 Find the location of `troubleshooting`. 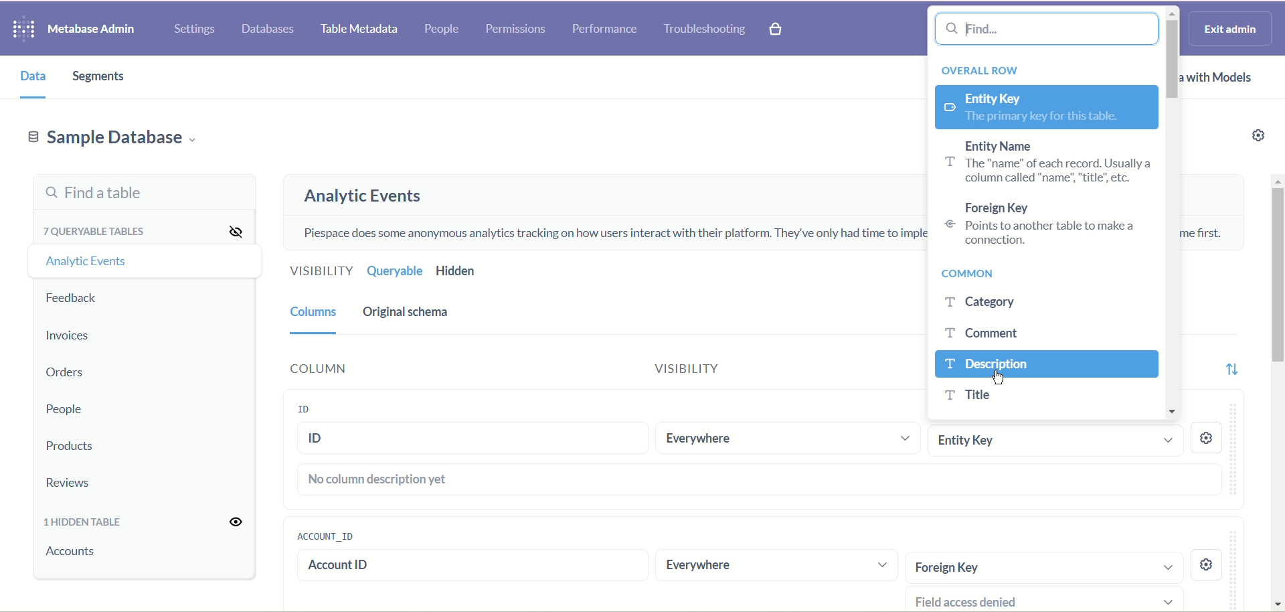

troubleshooting is located at coordinates (705, 29).